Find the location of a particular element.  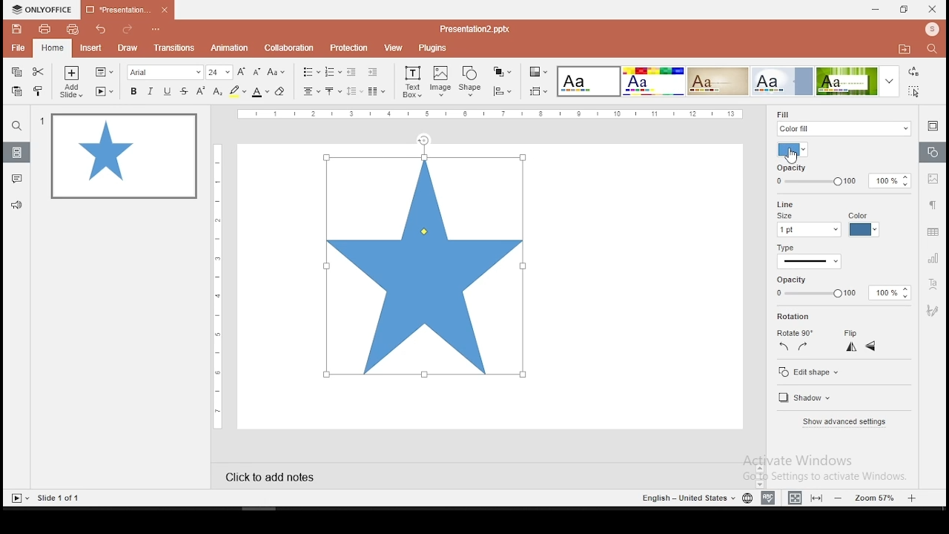

active shape is located at coordinates (425, 263).